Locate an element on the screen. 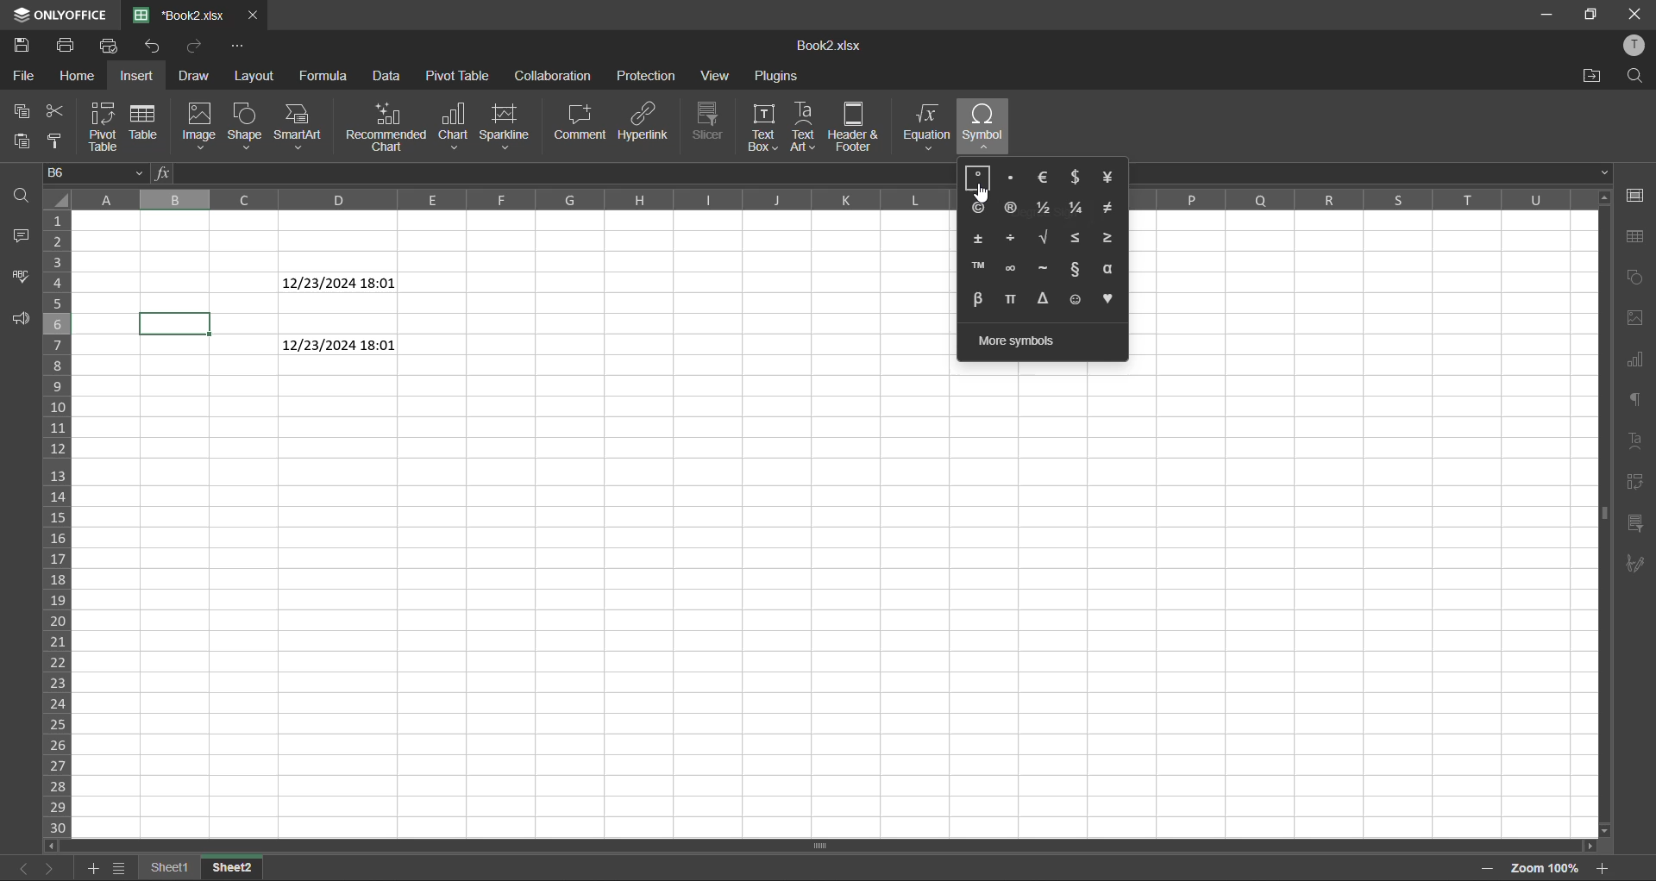 Image resolution: width=1656 pixels, height=881 pixels. paragraph is located at coordinates (1636, 403).